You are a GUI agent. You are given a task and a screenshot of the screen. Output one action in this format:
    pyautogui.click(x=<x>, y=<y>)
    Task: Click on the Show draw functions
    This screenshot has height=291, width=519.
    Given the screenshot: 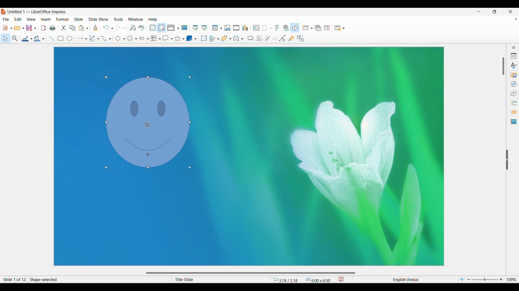 What is the action you would take?
    pyautogui.click(x=295, y=28)
    